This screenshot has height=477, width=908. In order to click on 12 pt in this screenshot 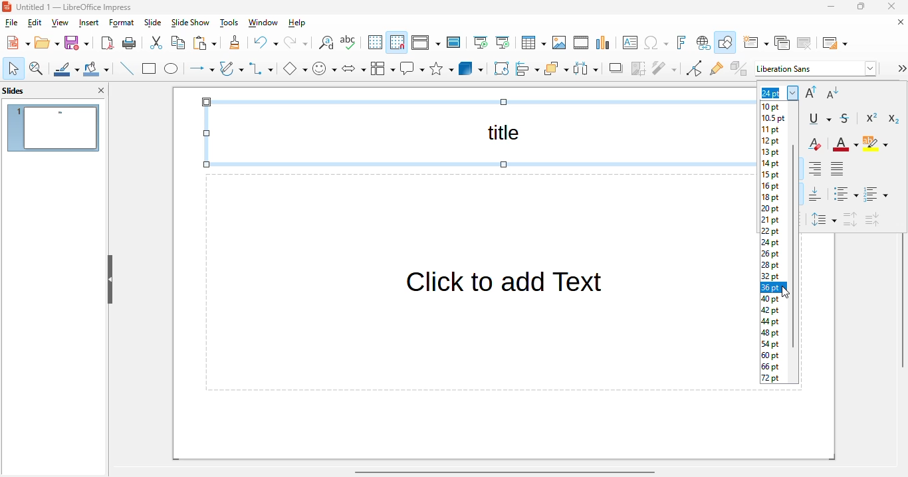, I will do `click(770, 142)`.